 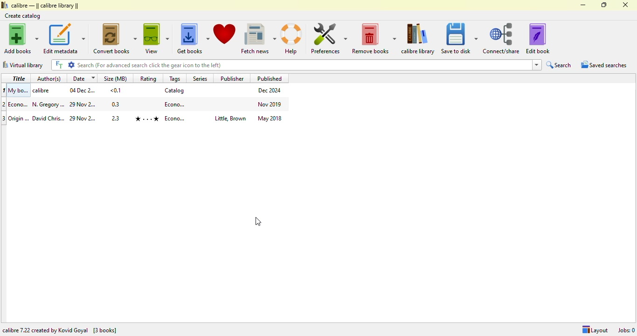 What do you see at coordinates (272, 90) in the screenshot?
I see `Dec 2024` at bounding box center [272, 90].